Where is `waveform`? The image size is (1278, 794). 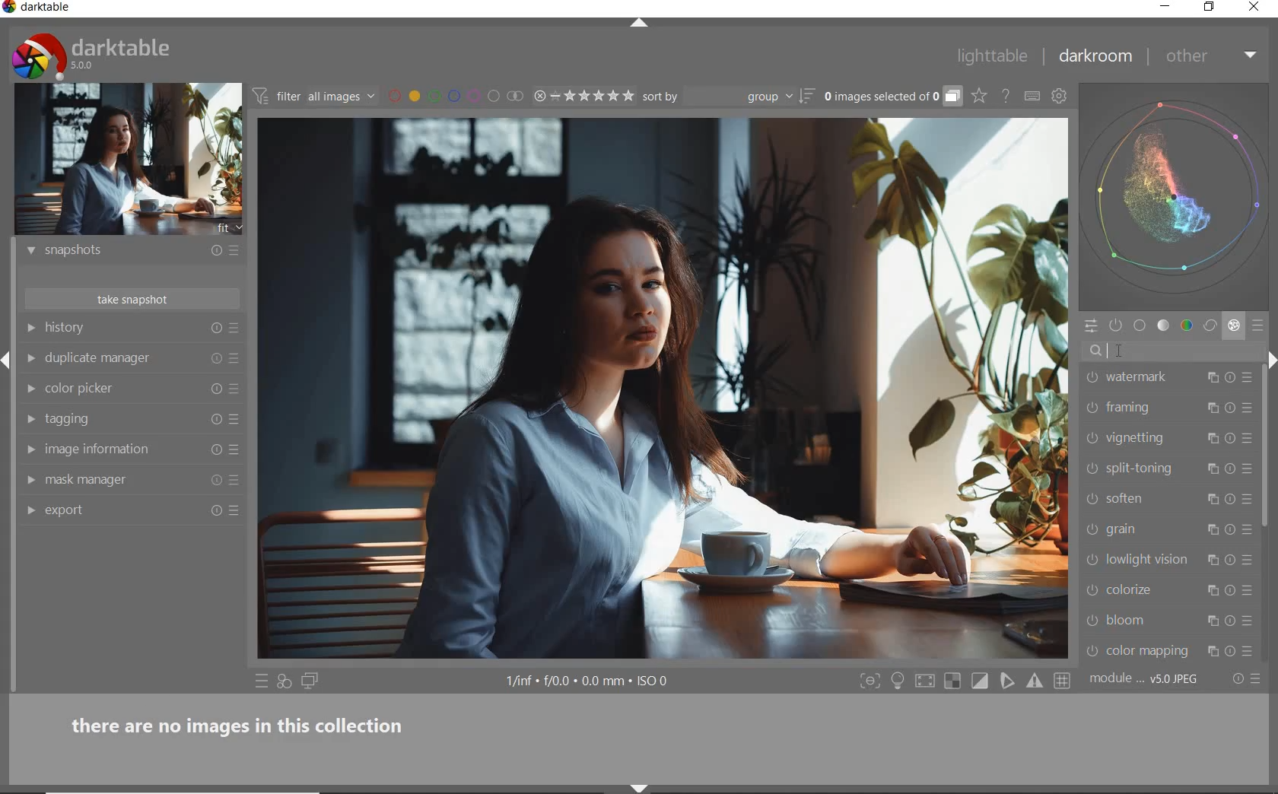
waveform is located at coordinates (1175, 195).